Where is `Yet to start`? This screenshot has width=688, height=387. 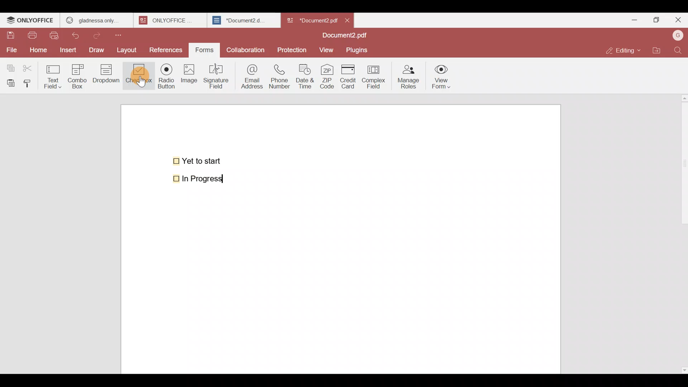
Yet to start is located at coordinates (199, 160).